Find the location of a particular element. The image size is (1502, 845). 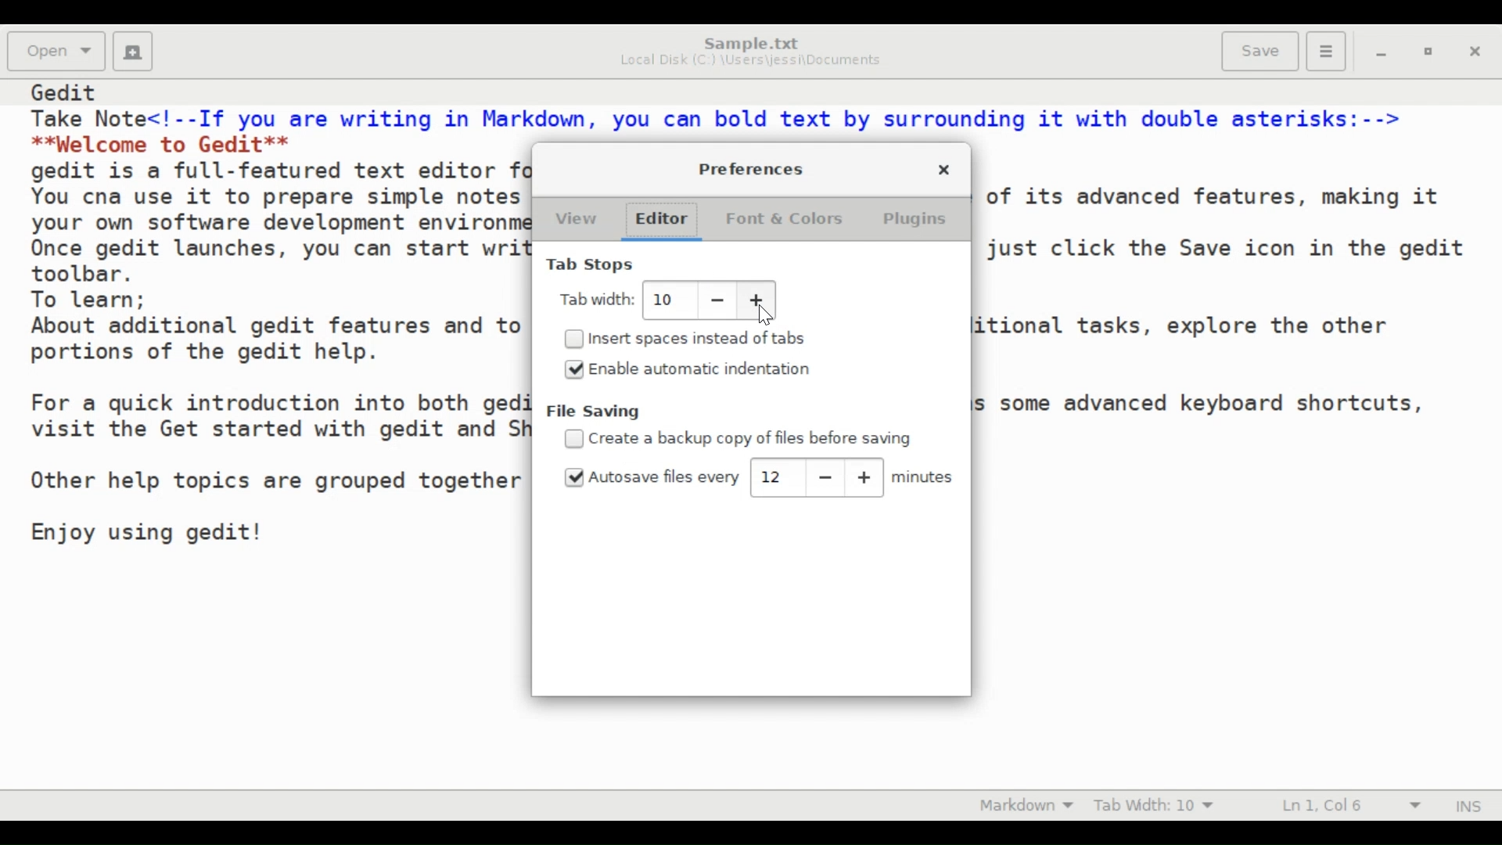

increase is located at coordinates (864, 476).